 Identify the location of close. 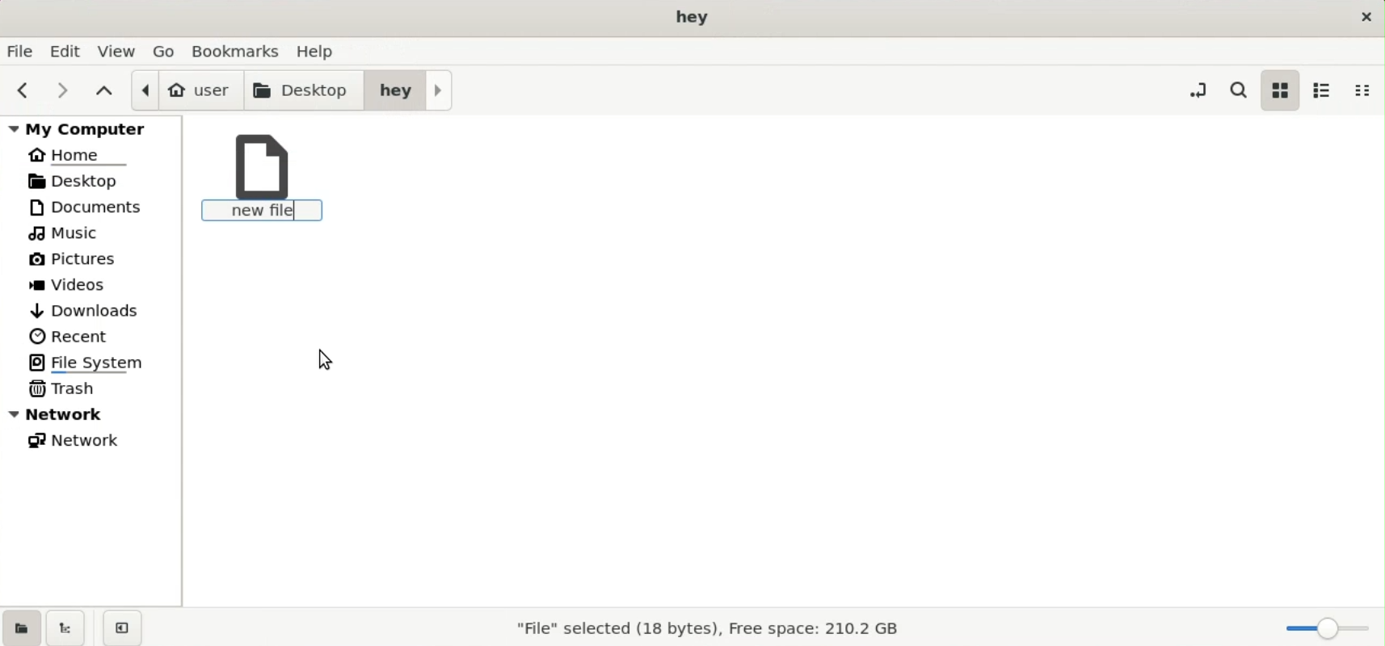
(1363, 16).